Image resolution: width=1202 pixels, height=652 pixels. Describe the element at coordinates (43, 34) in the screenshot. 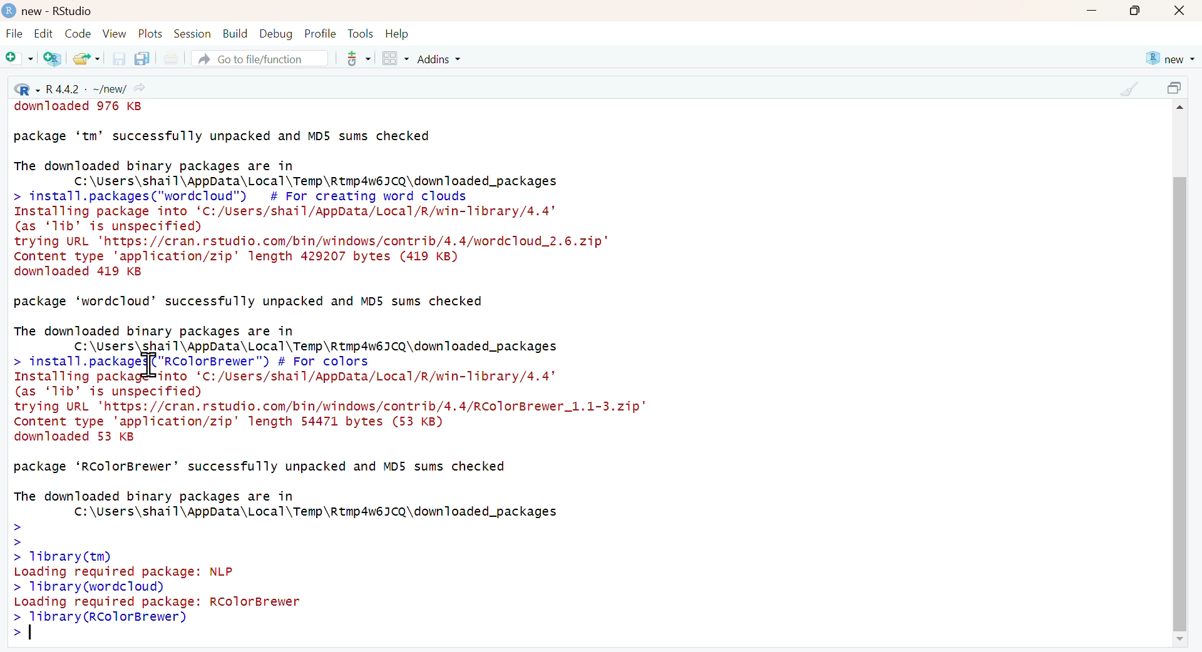

I see `Edit` at that location.